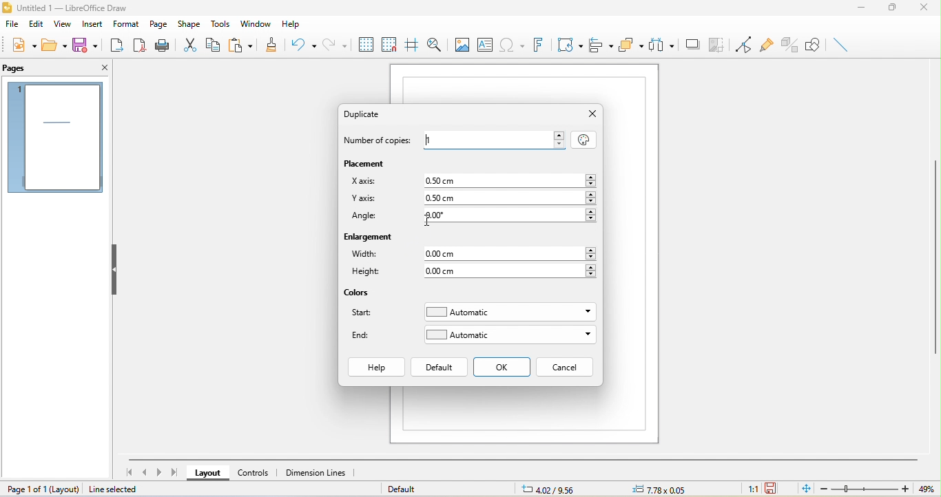 The image size is (941, 497). What do you see at coordinates (765, 43) in the screenshot?
I see `gluepoint function` at bounding box center [765, 43].